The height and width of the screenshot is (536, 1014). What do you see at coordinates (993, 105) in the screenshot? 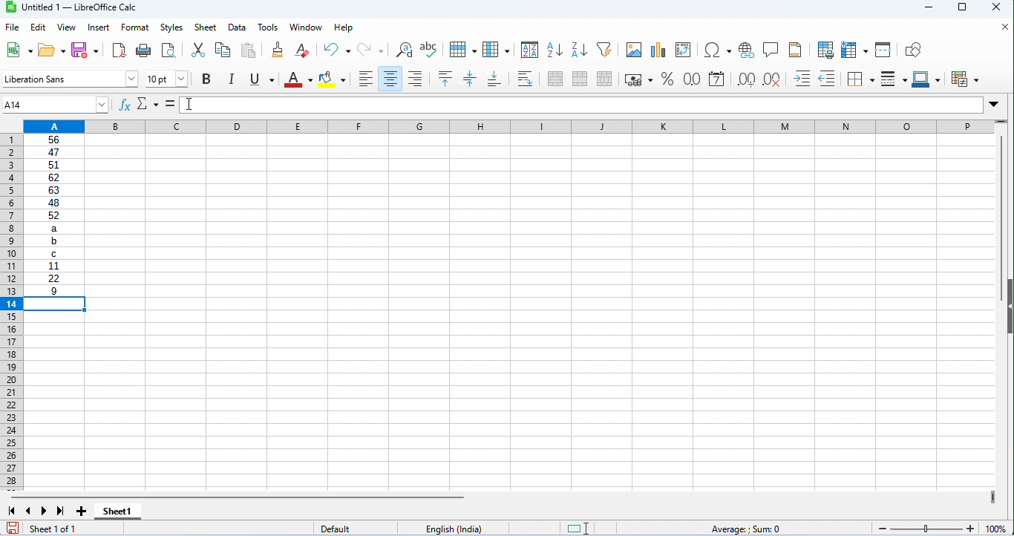
I see `Expand/Collapse` at bounding box center [993, 105].